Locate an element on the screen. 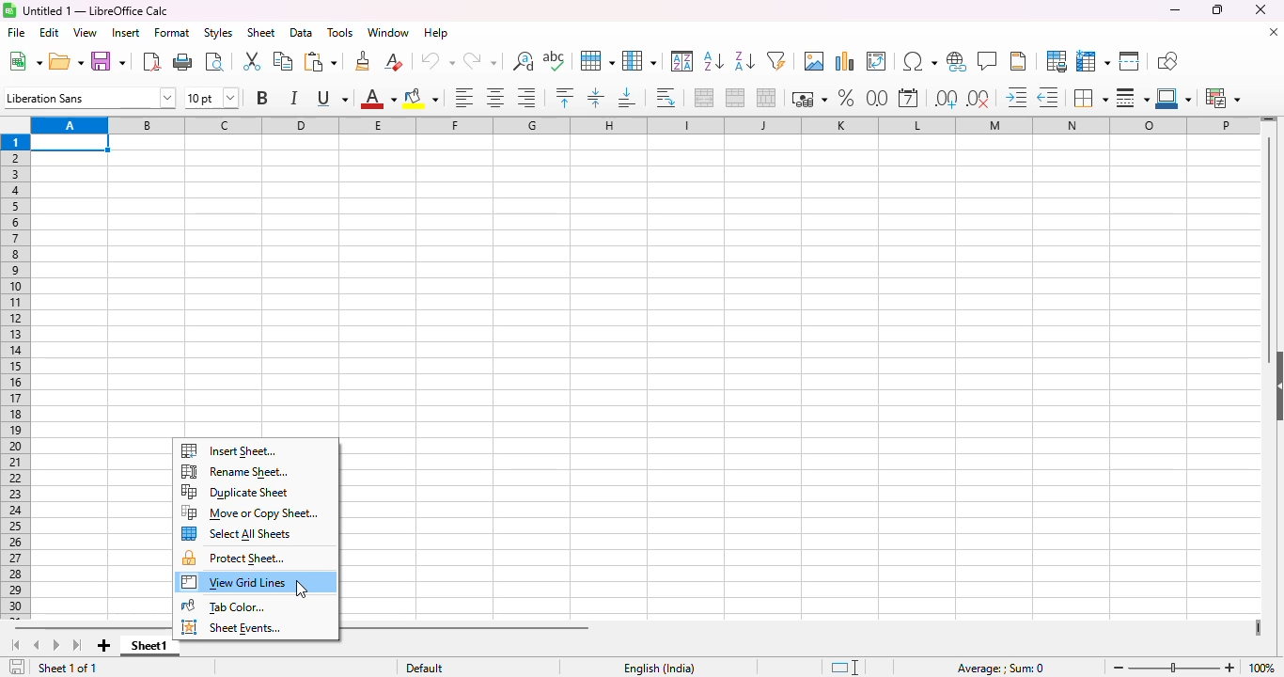 This screenshot has width=1284, height=677. close is located at coordinates (1261, 9).